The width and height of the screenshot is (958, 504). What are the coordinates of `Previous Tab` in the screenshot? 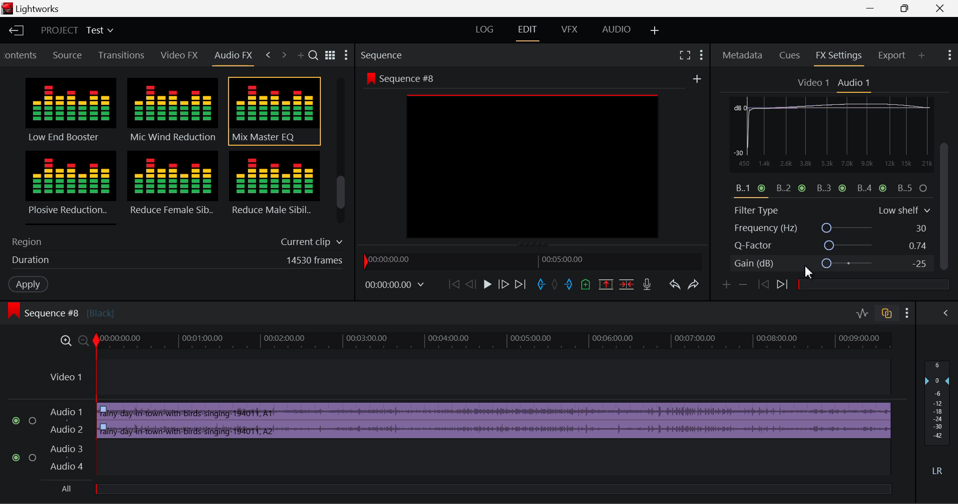 It's located at (268, 53).